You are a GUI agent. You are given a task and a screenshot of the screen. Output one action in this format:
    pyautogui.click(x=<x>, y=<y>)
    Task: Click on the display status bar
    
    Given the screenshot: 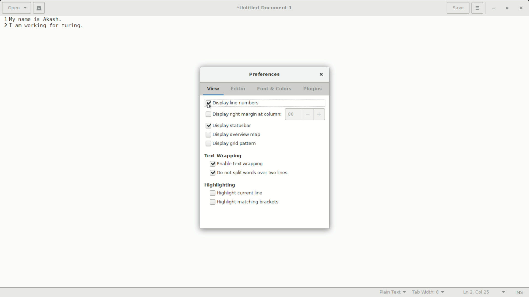 What is the action you would take?
    pyautogui.click(x=237, y=126)
    